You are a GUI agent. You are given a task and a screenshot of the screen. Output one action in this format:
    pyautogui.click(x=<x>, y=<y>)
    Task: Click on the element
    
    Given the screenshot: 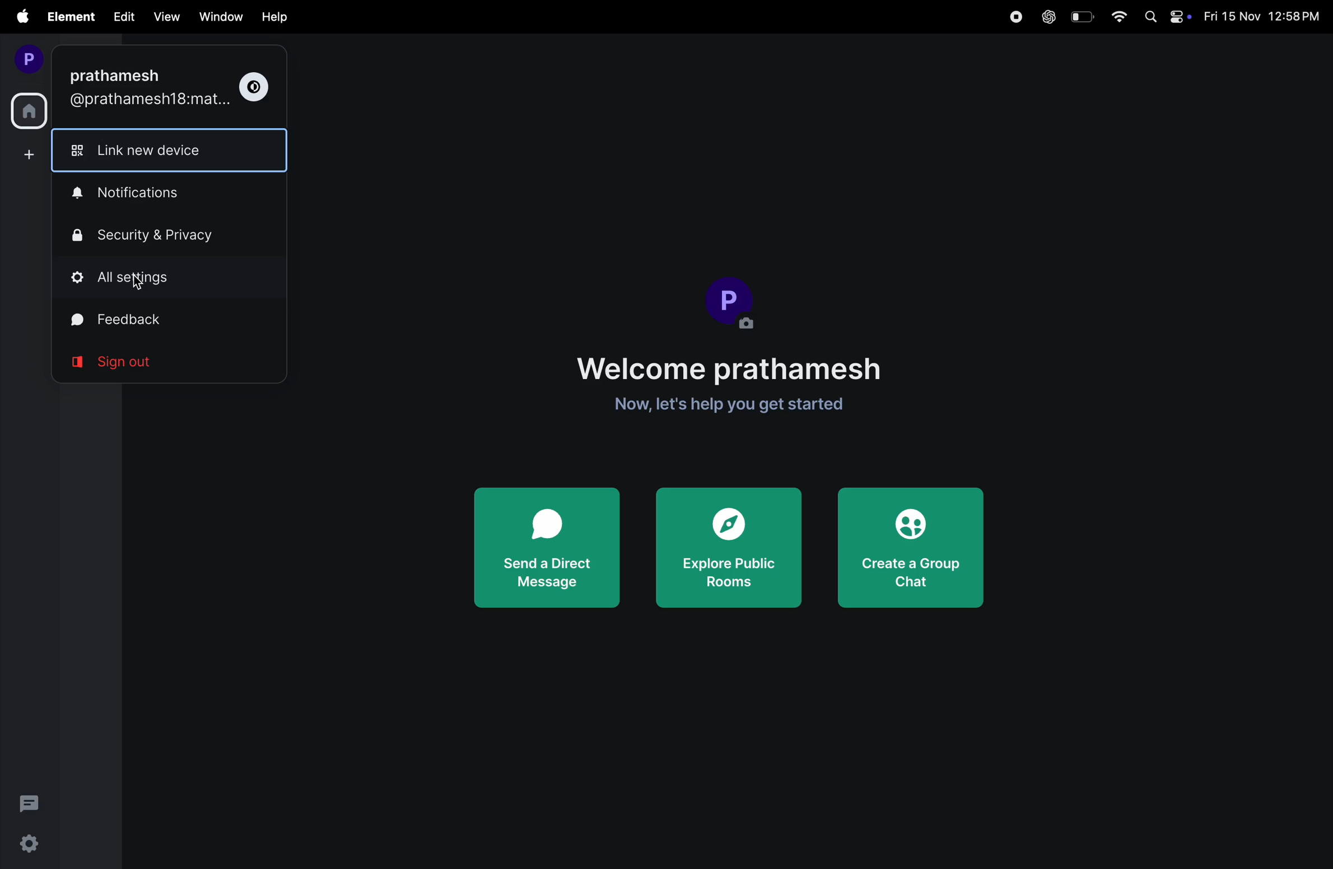 What is the action you would take?
    pyautogui.click(x=73, y=17)
    